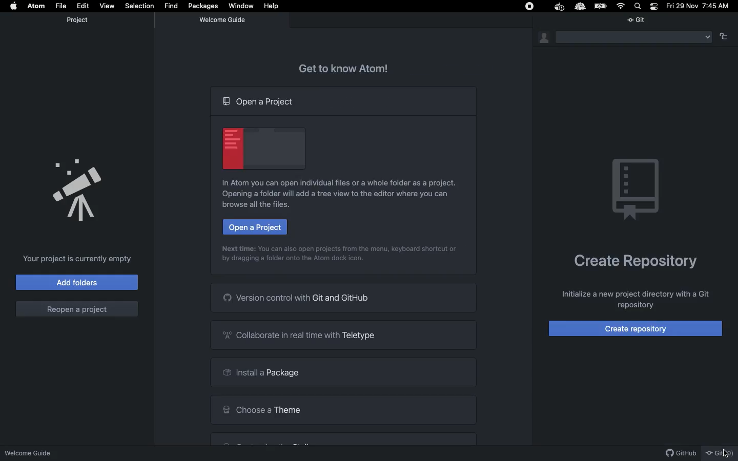  Describe the element at coordinates (76, 283) in the screenshot. I see `Add folders` at that location.